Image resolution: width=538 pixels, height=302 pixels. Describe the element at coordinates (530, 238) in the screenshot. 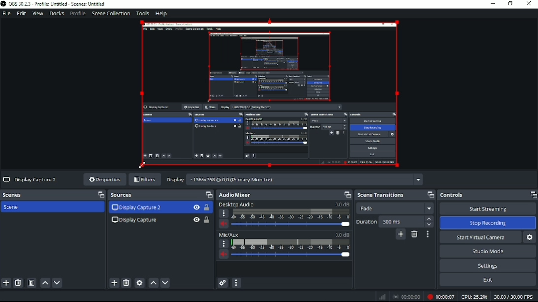

I see `Configure virtual camera` at that location.